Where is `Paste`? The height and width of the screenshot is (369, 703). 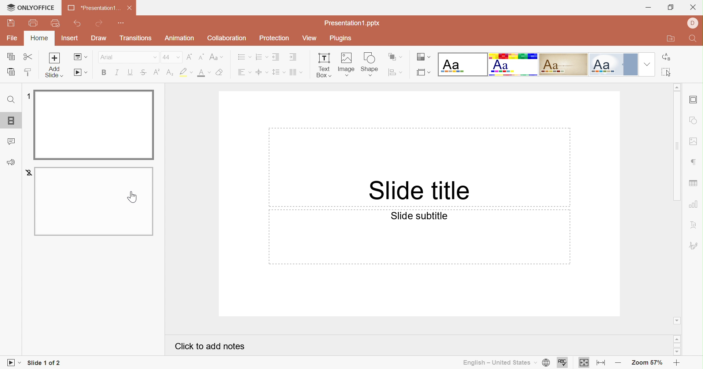
Paste is located at coordinates (12, 72).